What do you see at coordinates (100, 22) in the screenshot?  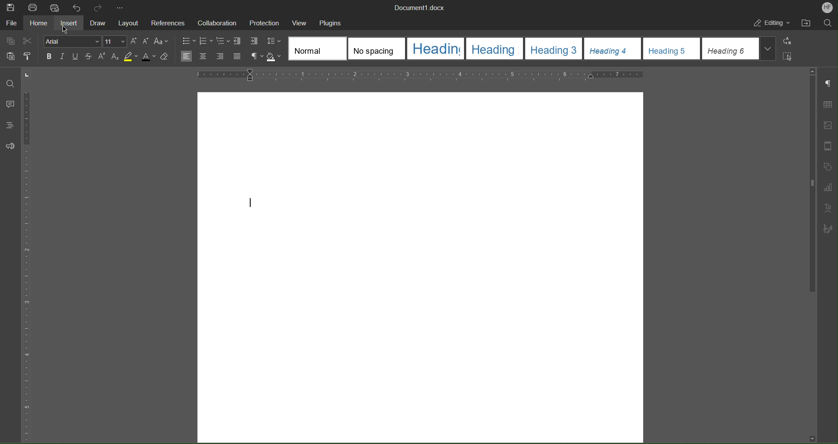 I see `Draw` at bounding box center [100, 22].